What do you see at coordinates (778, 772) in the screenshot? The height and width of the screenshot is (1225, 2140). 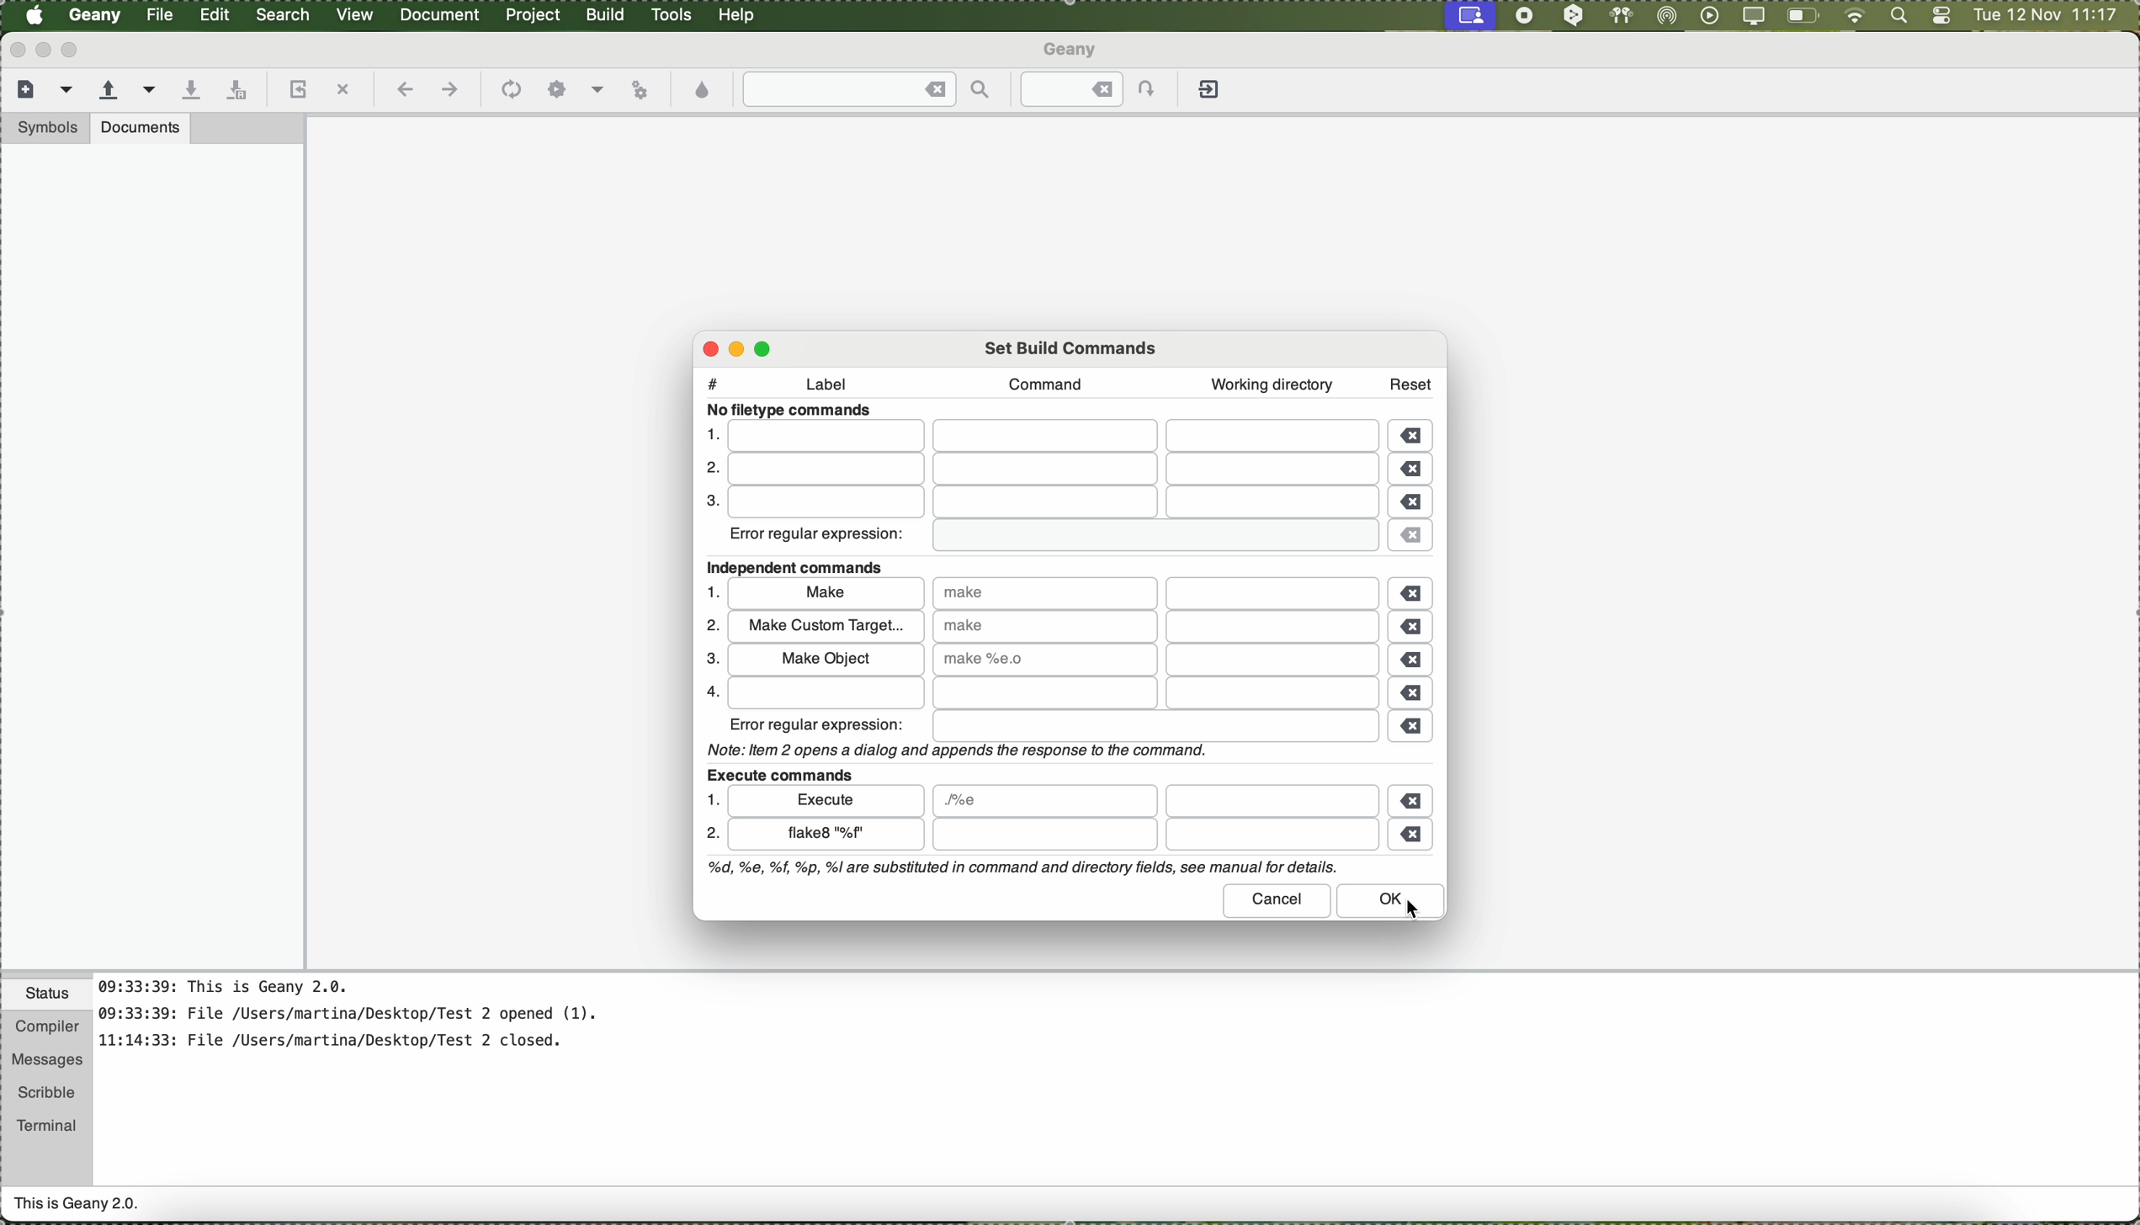 I see `execute commands` at bounding box center [778, 772].